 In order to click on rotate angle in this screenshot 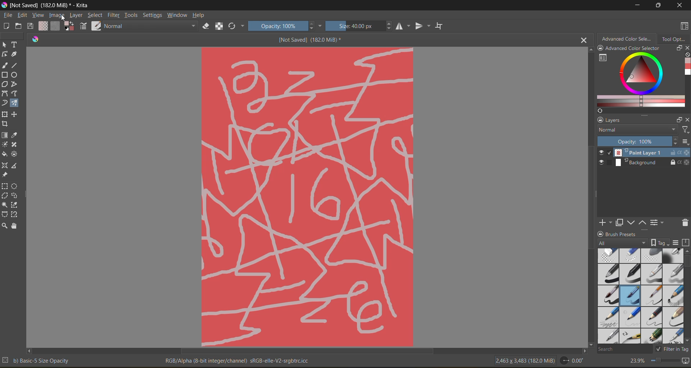, I will do `click(574, 361)`.